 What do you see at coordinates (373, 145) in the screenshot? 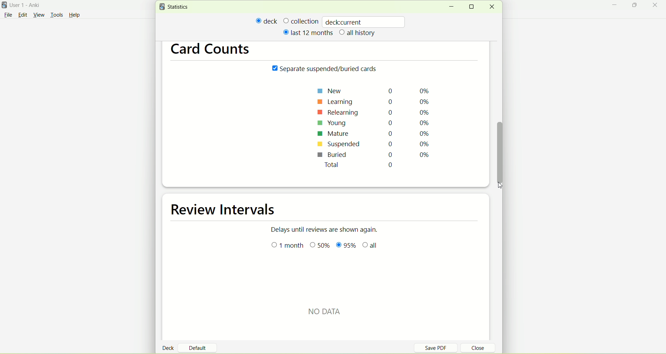
I see `suspended 0 0%` at bounding box center [373, 145].